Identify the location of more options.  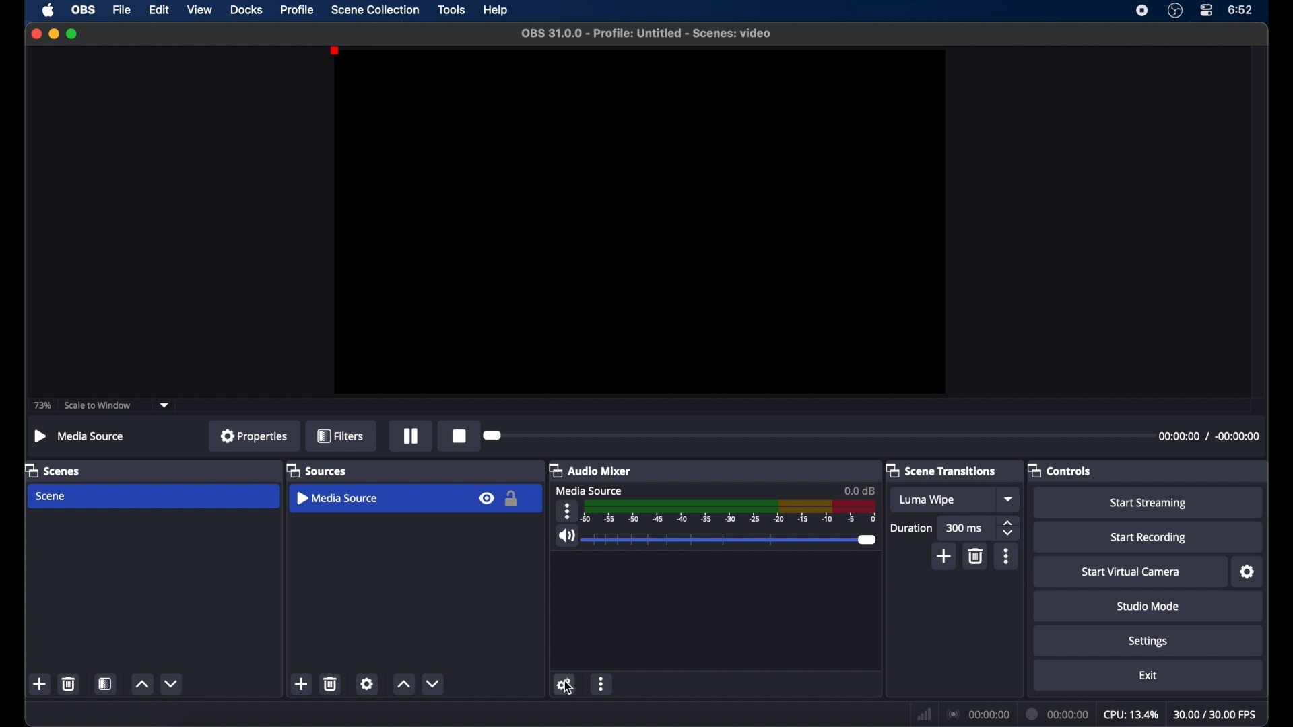
(567, 511).